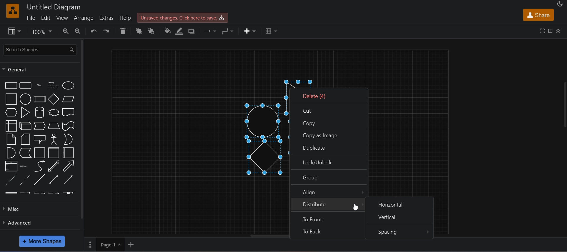  I want to click on to front, so click(327, 219).